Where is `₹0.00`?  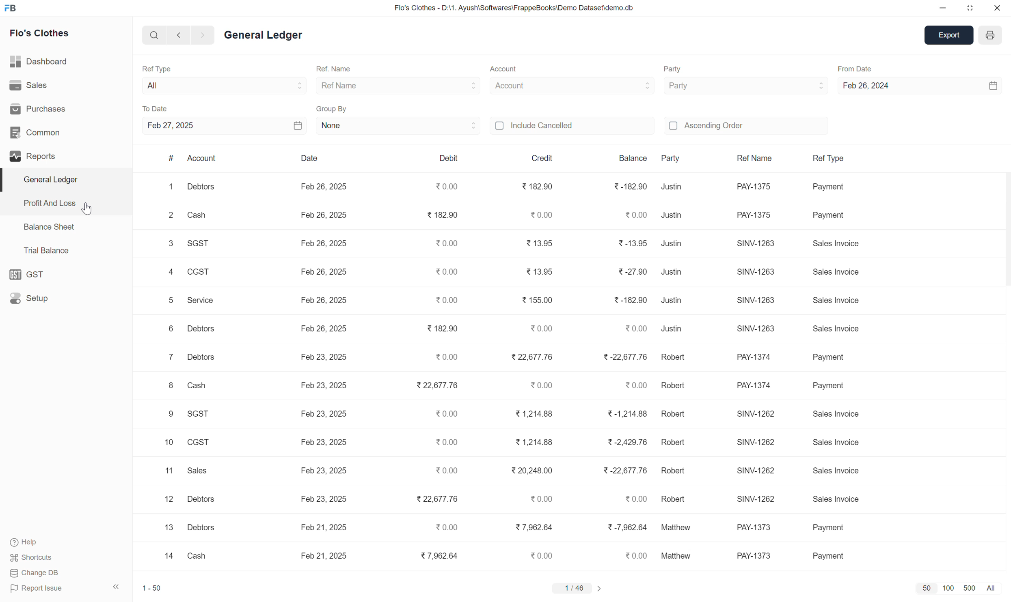
₹0.00 is located at coordinates (633, 328).